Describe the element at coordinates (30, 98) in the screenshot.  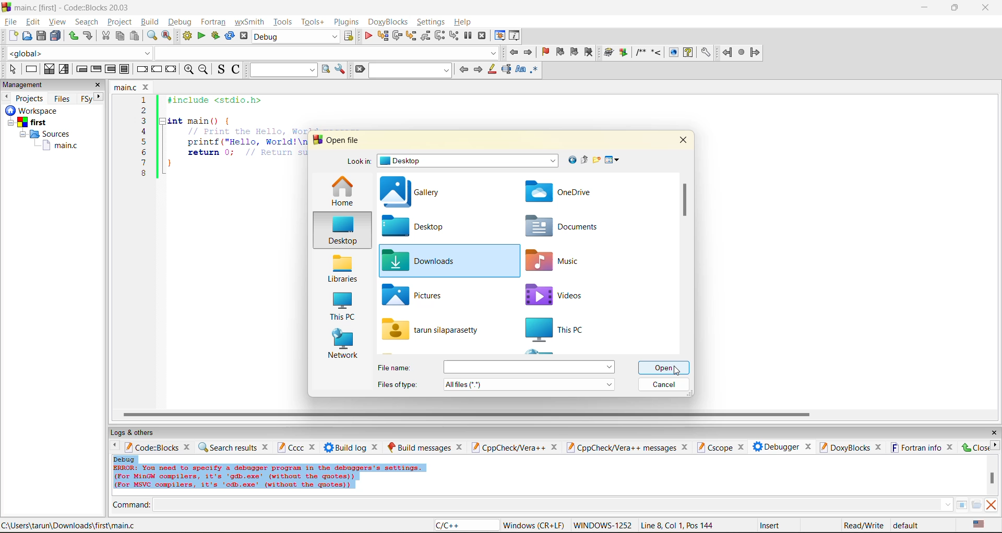
I see `projects` at that location.